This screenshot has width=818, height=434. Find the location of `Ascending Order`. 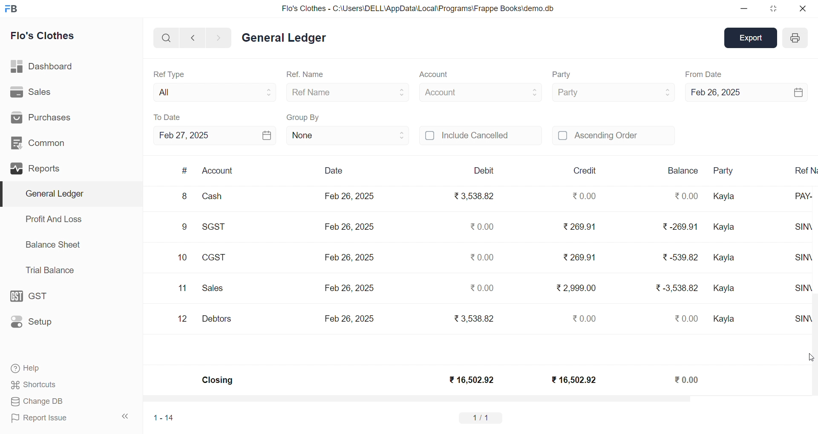

Ascending Order is located at coordinates (613, 134).